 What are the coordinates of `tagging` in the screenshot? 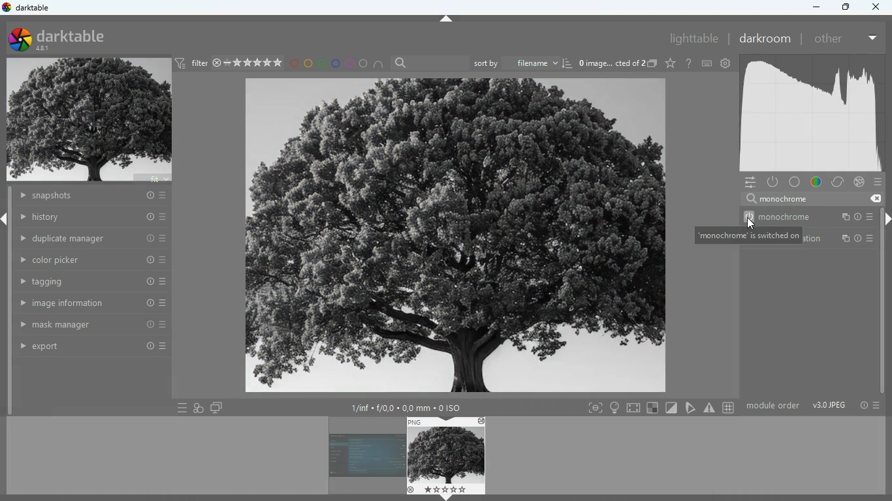 It's located at (93, 282).